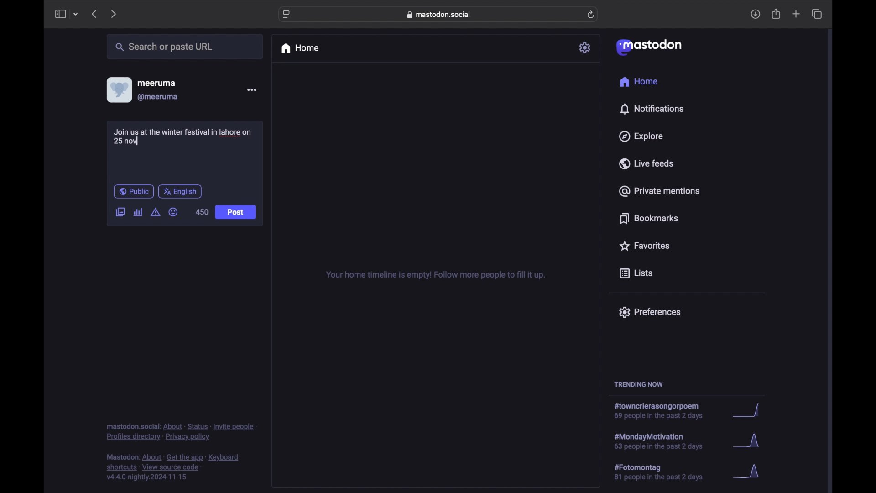 The width and height of the screenshot is (876, 493). What do you see at coordinates (652, 109) in the screenshot?
I see `notifications` at bounding box center [652, 109].